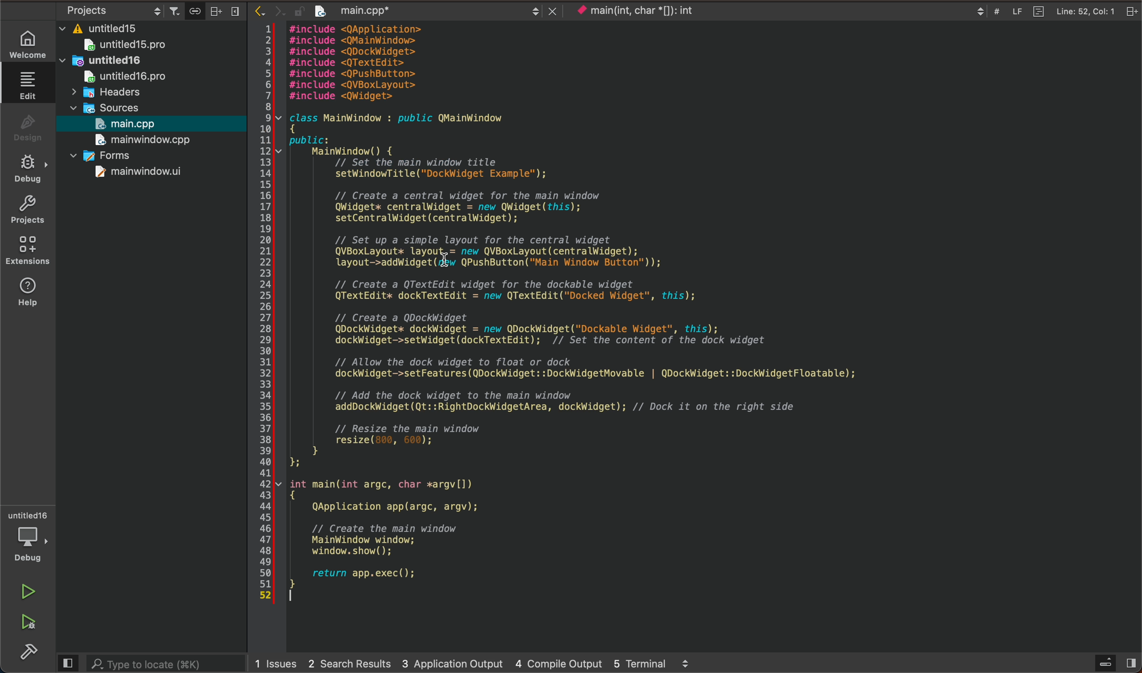  Describe the element at coordinates (484, 664) in the screenshot. I see `logs` at that location.